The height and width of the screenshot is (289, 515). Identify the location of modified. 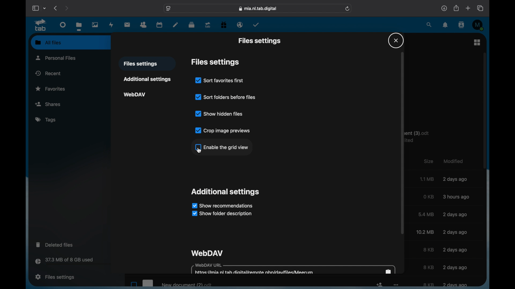
(455, 180).